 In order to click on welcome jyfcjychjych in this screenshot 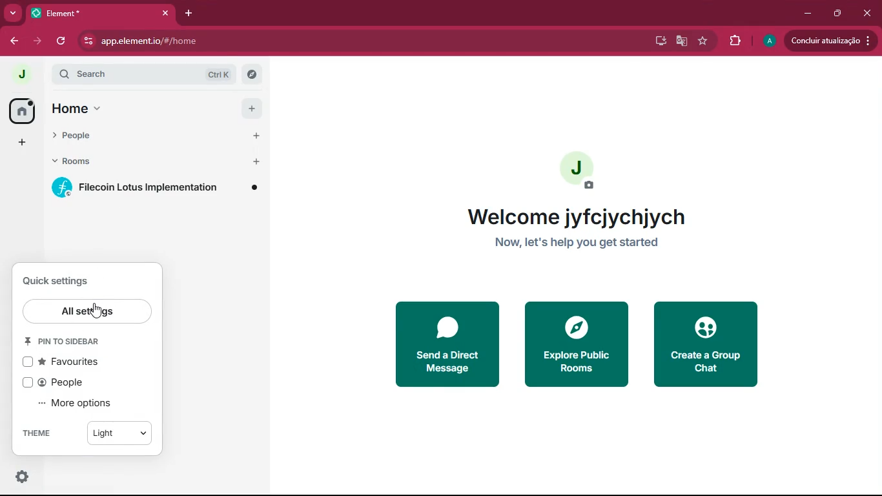, I will do `click(580, 220)`.